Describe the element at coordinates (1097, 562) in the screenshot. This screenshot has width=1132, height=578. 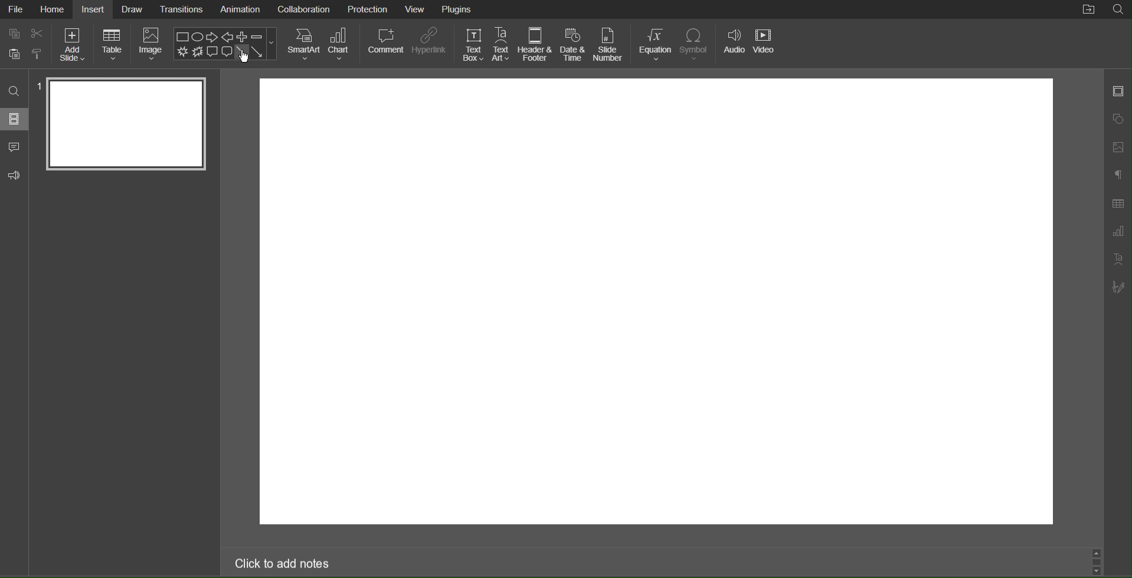
I see `Scroll Up and Down Arrows` at that location.